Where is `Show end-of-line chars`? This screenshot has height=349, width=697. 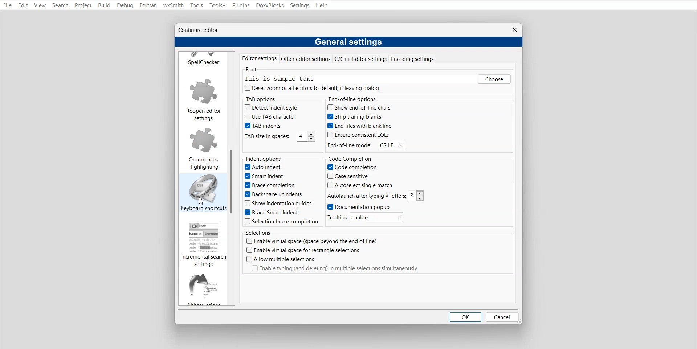
Show end-of-line chars is located at coordinates (359, 107).